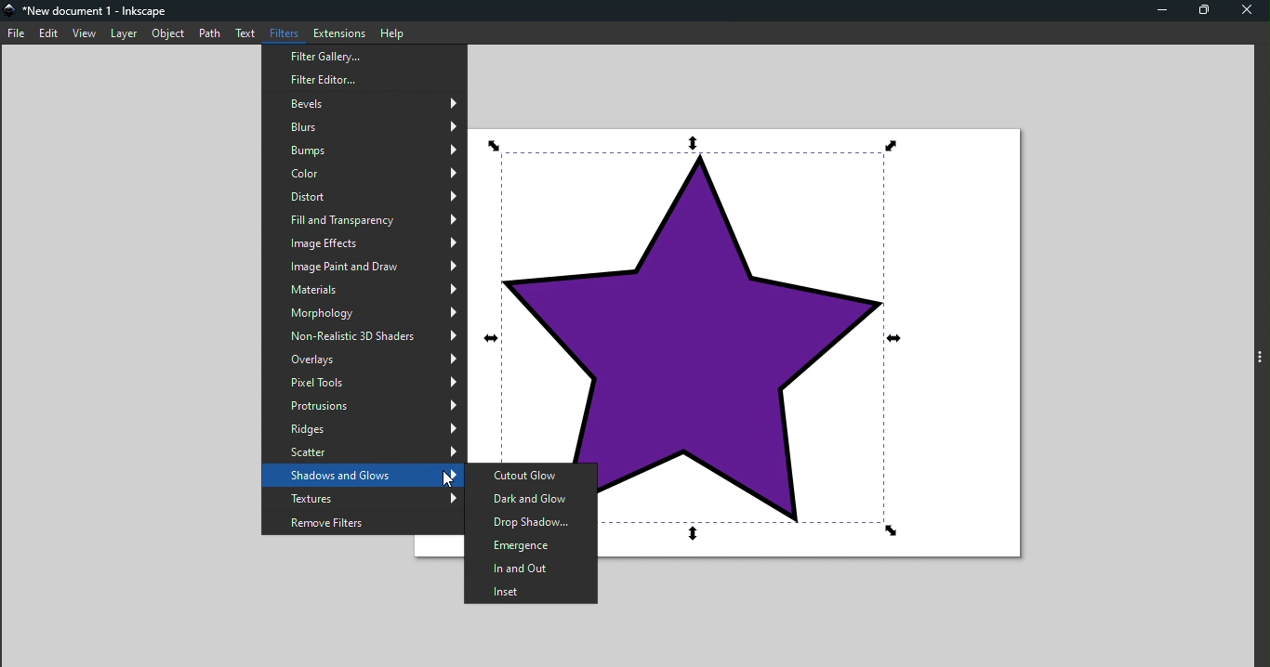  Describe the element at coordinates (365, 360) in the screenshot. I see `Overlays` at that location.